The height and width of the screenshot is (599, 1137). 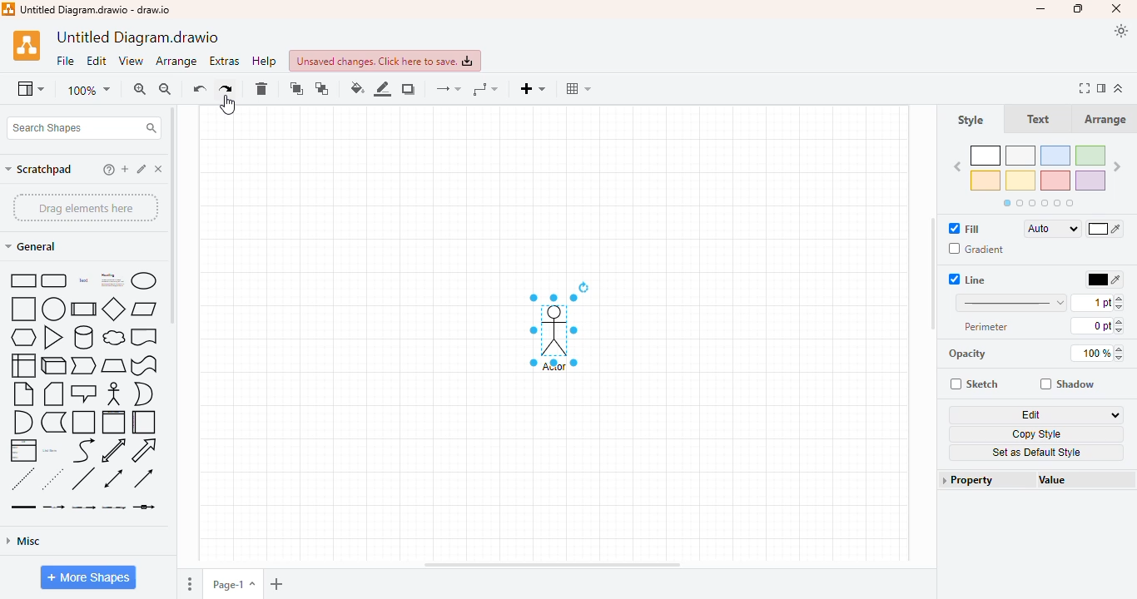 I want to click on item, so click(x=142, y=168).